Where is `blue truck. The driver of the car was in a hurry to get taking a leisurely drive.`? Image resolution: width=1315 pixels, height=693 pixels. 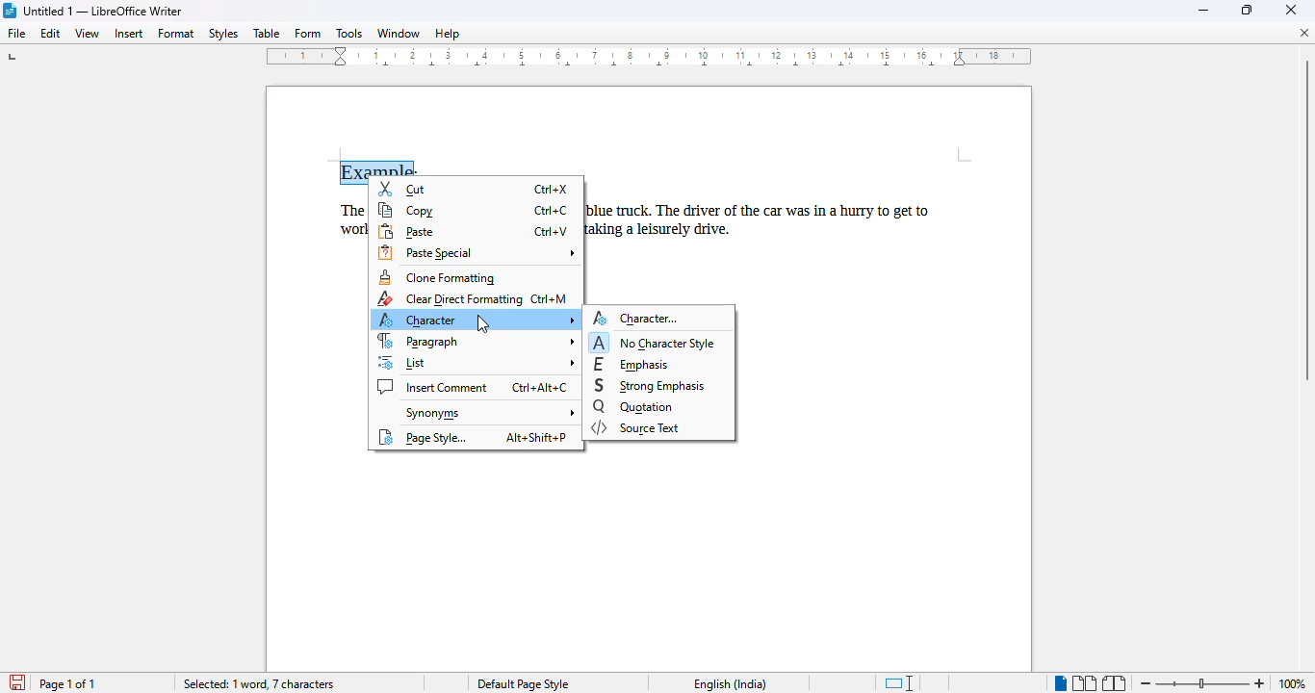
blue truck. The driver of the car was in a hurry to get taking a leisurely drive. is located at coordinates (773, 220).